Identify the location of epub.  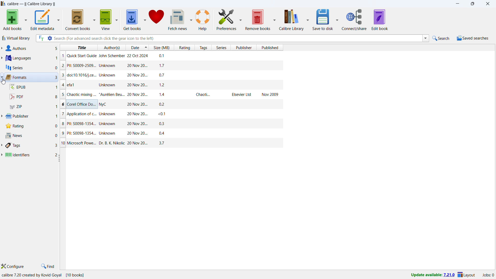
(33, 87).